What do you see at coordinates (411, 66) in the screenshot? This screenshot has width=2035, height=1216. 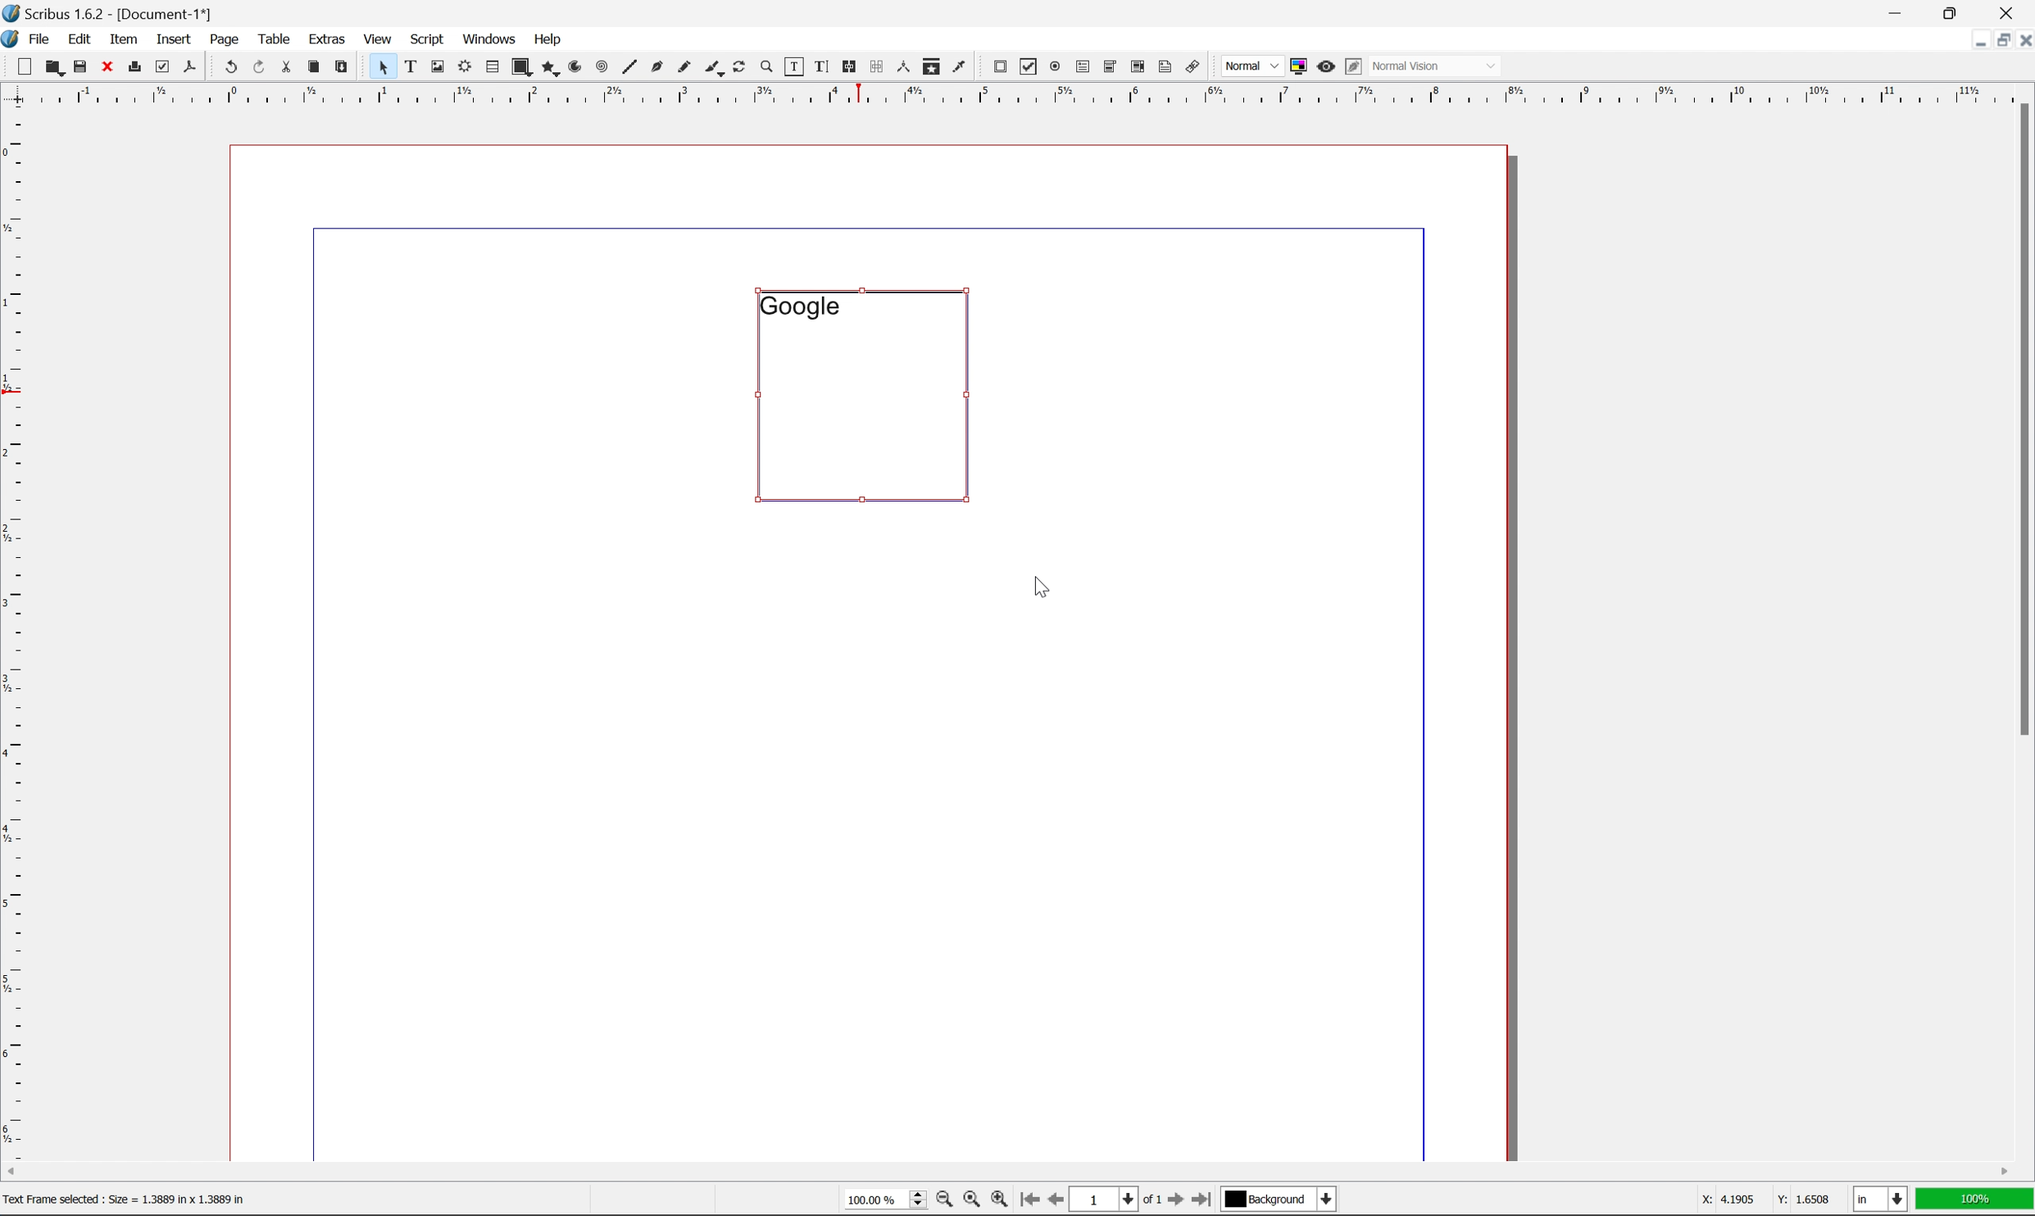 I see `text frame` at bounding box center [411, 66].